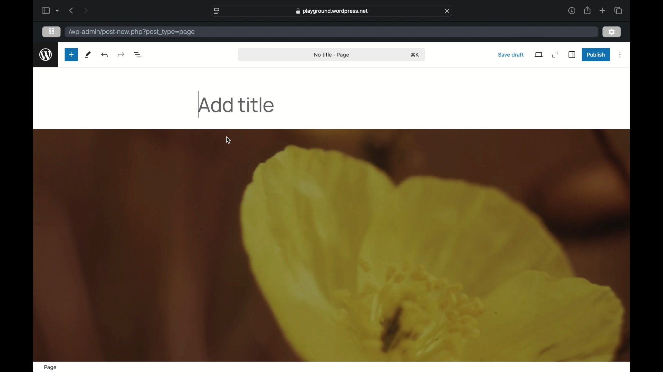 The image size is (663, 372). Describe the element at coordinates (51, 368) in the screenshot. I see `page` at that location.